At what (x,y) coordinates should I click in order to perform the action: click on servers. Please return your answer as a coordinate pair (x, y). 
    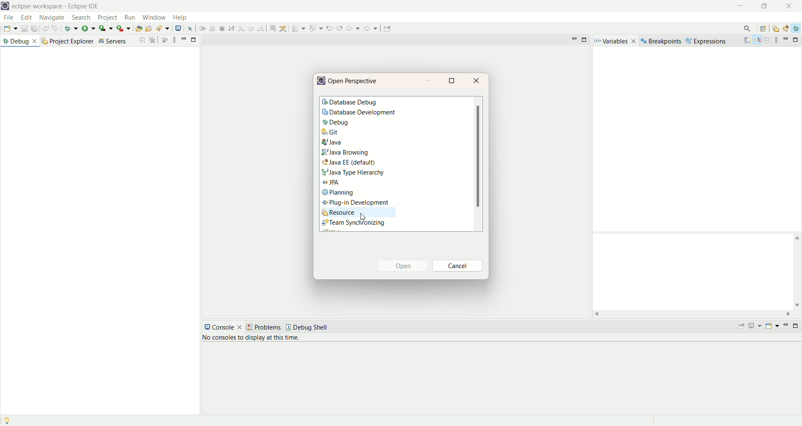
    Looking at the image, I should click on (115, 41).